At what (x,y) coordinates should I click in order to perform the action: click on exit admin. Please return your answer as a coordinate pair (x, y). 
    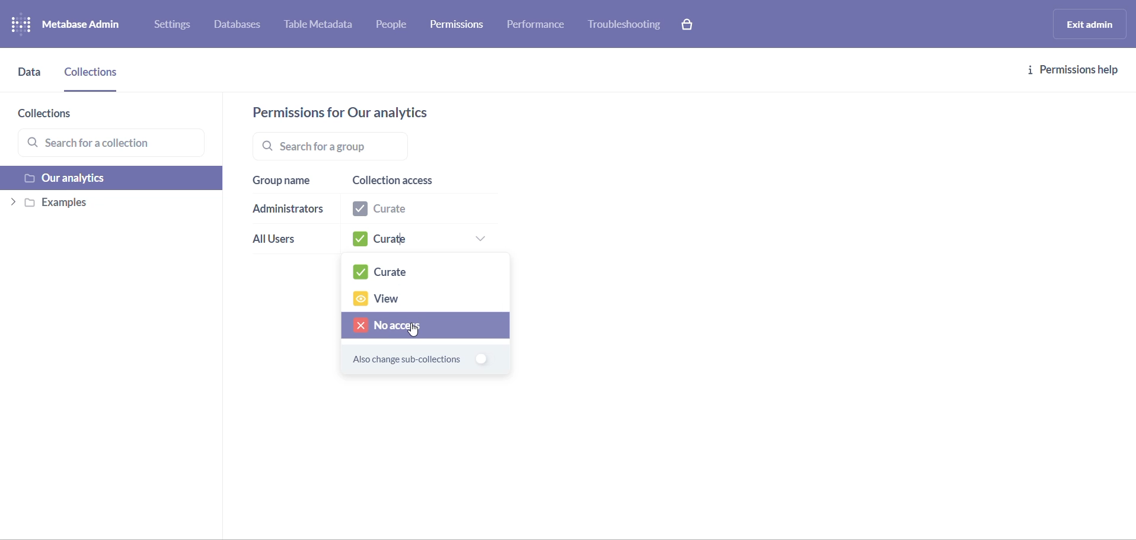
    Looking at the image, I should click on (1087, 24).